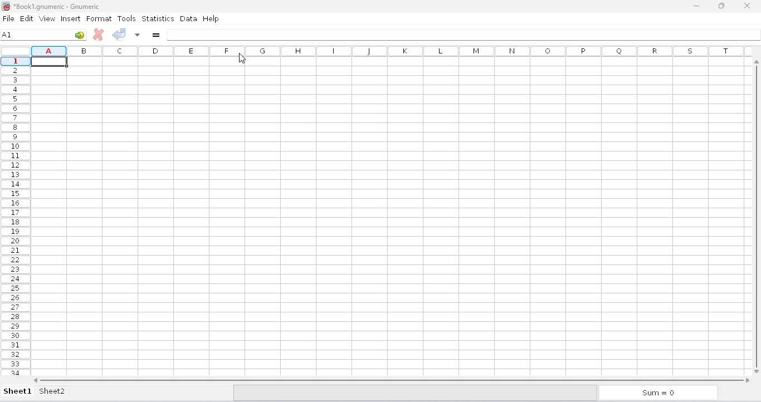 Image resolution: width=761 pixels, height=402 pixels. I want to click on data, so click(189, 18).